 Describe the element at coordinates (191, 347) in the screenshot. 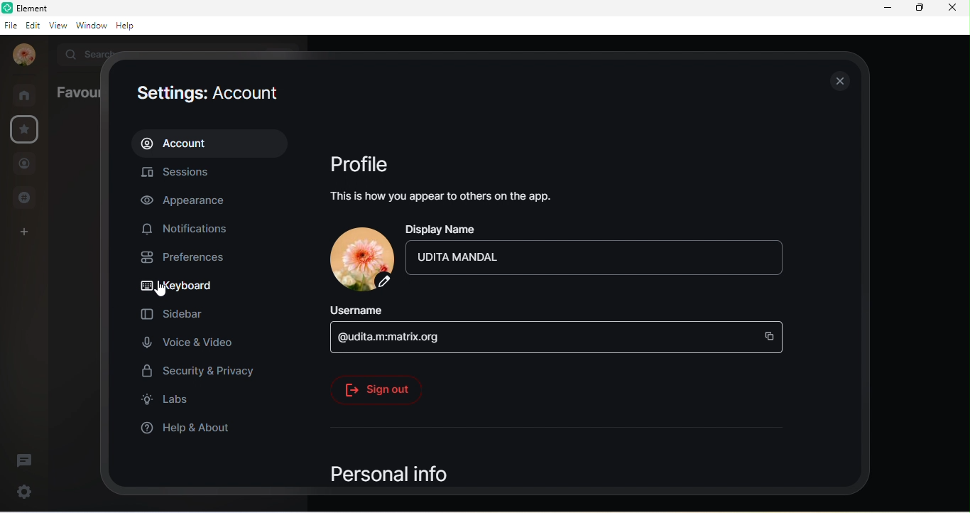

I see `voice and video` at that location.